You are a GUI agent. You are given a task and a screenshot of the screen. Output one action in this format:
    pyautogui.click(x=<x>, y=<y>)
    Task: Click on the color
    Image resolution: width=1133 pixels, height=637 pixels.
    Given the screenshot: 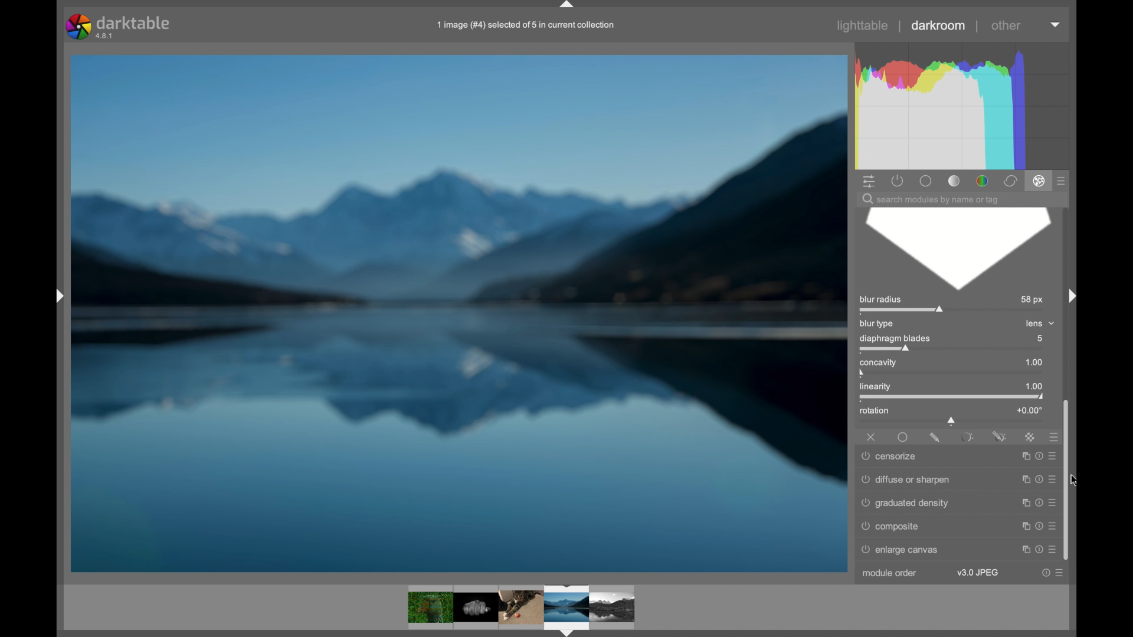 What is the action you would take?
    pyautogui.click(x=981, y=180)
    